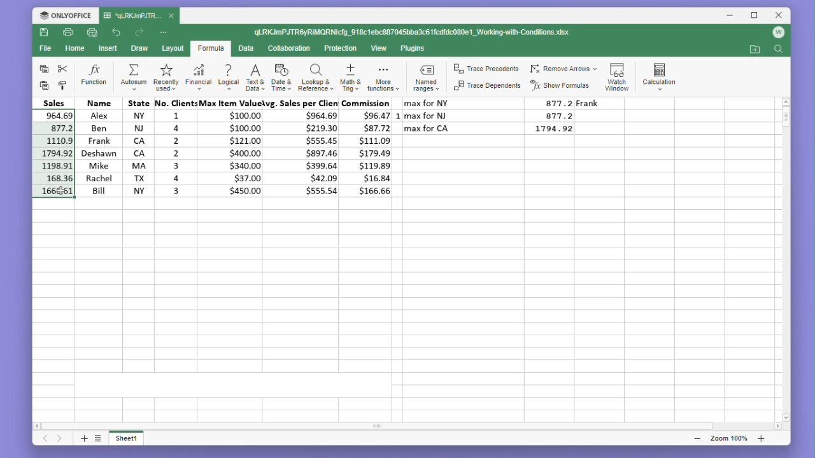 The height and width of the screenshot is (458, 815). I want to click on max for NJ 877.2, so click(490, 115).